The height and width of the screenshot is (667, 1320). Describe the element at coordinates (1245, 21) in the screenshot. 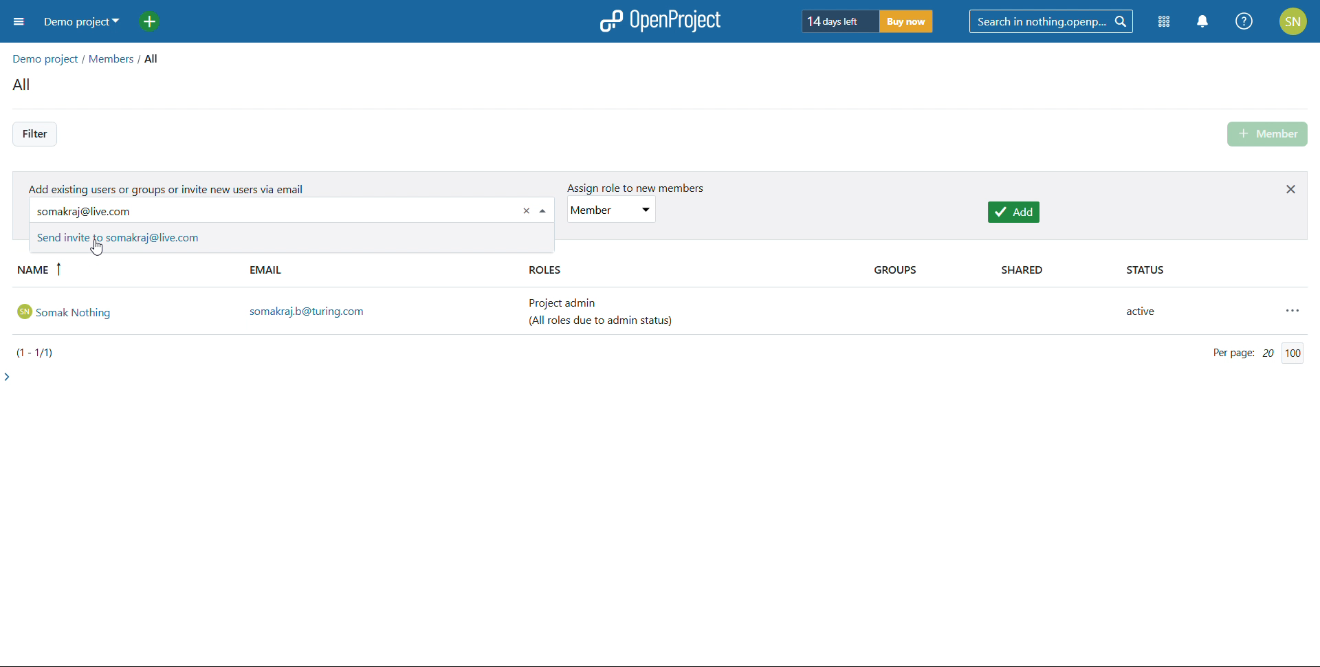

I see `help` at that location.